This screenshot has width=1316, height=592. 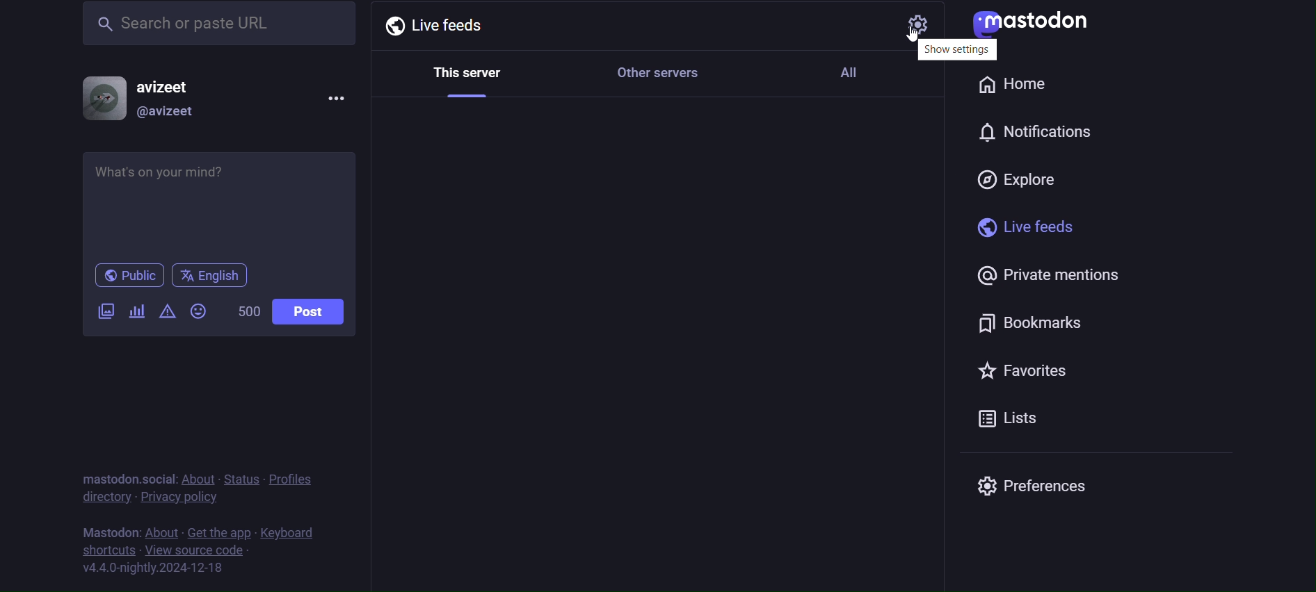 What do you see at coordinates (194, 472) in the screenshot?
I see `about` at bounding box center [194, 472].